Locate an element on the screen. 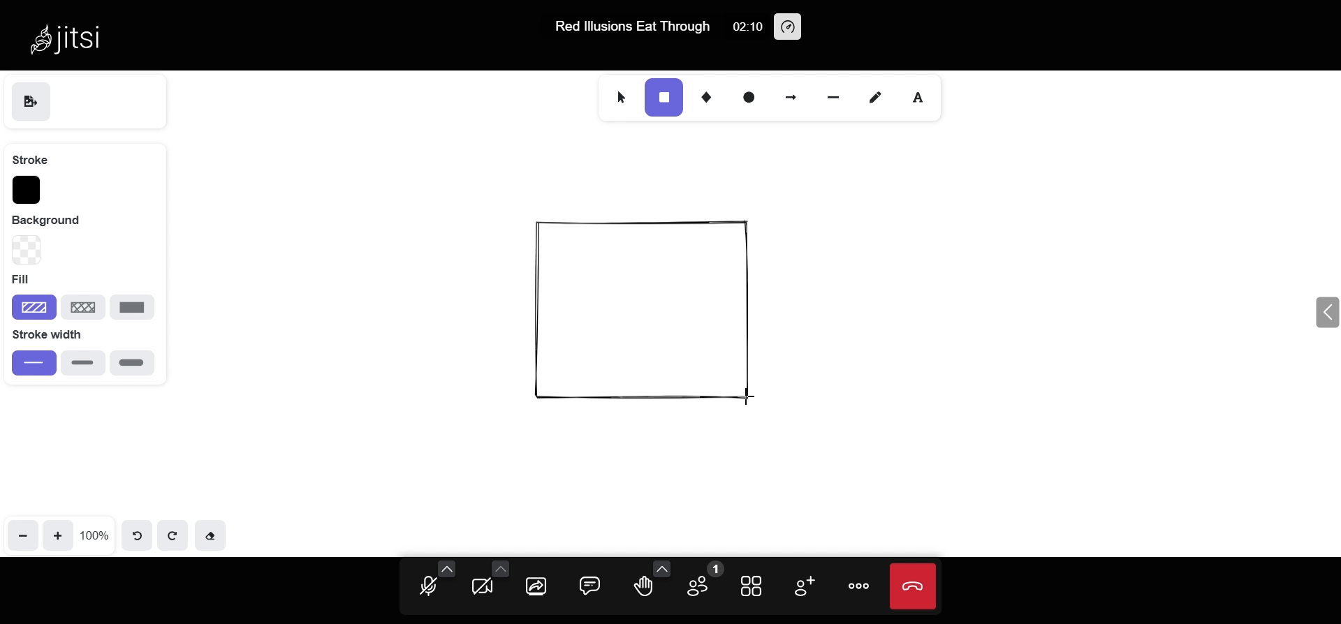 This screenshot has width=1341, height=624. Red lllusions Eat Through is located at coordinates (634, 27).